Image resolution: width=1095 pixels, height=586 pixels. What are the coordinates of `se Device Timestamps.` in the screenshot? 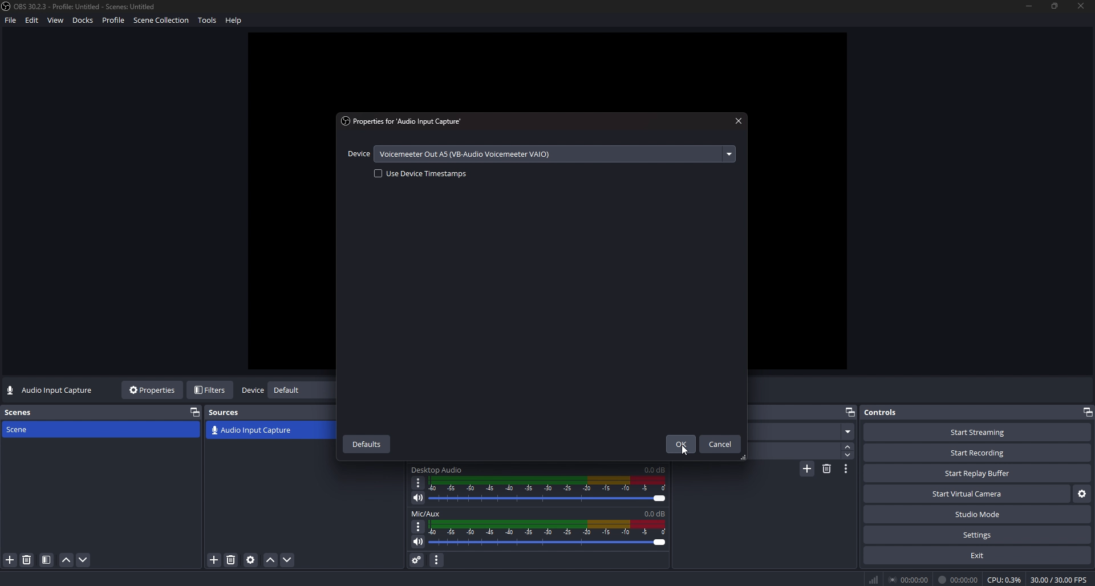 It's located at (420, 176).